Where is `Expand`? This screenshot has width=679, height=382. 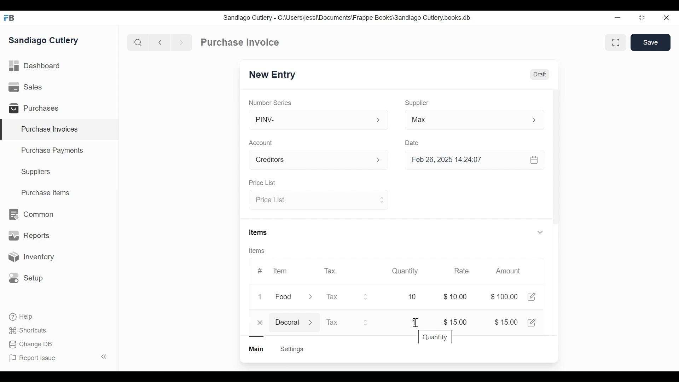 Expand is located at coordinates (540, 232).